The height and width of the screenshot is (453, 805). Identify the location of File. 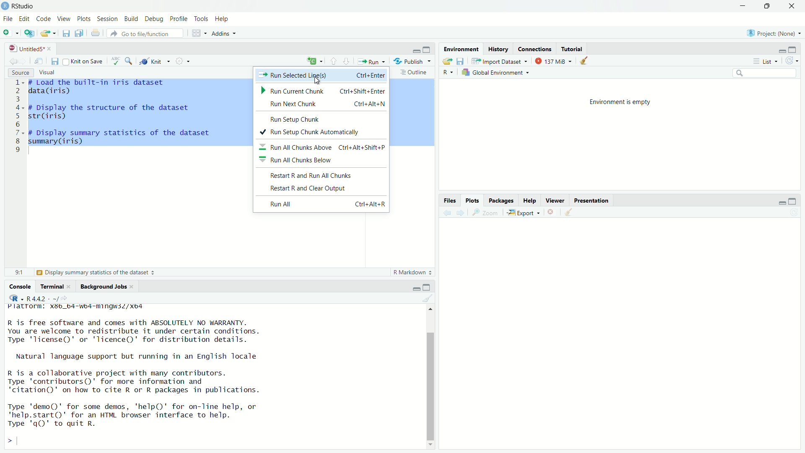
(8, 19).